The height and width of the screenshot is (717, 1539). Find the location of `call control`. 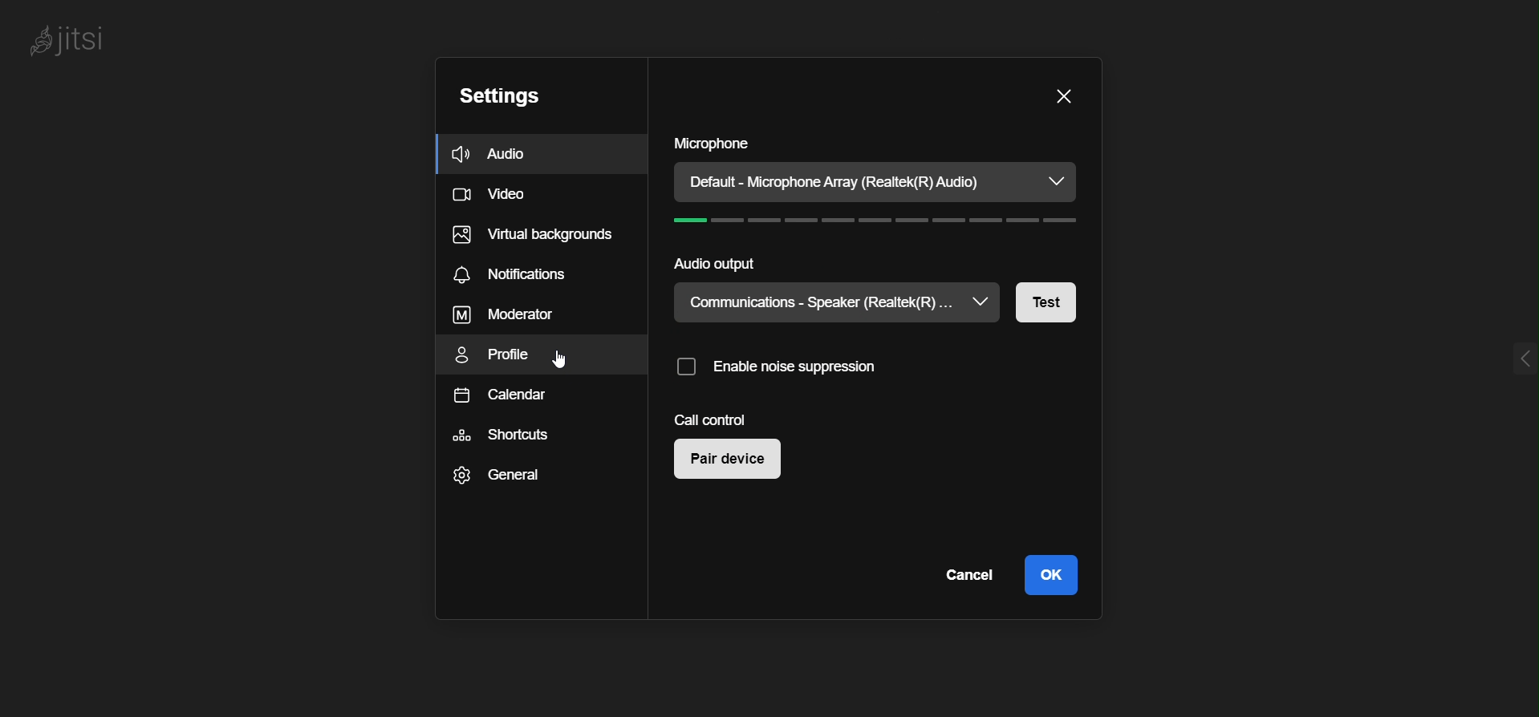

call control is located at coordinates (712, 419).